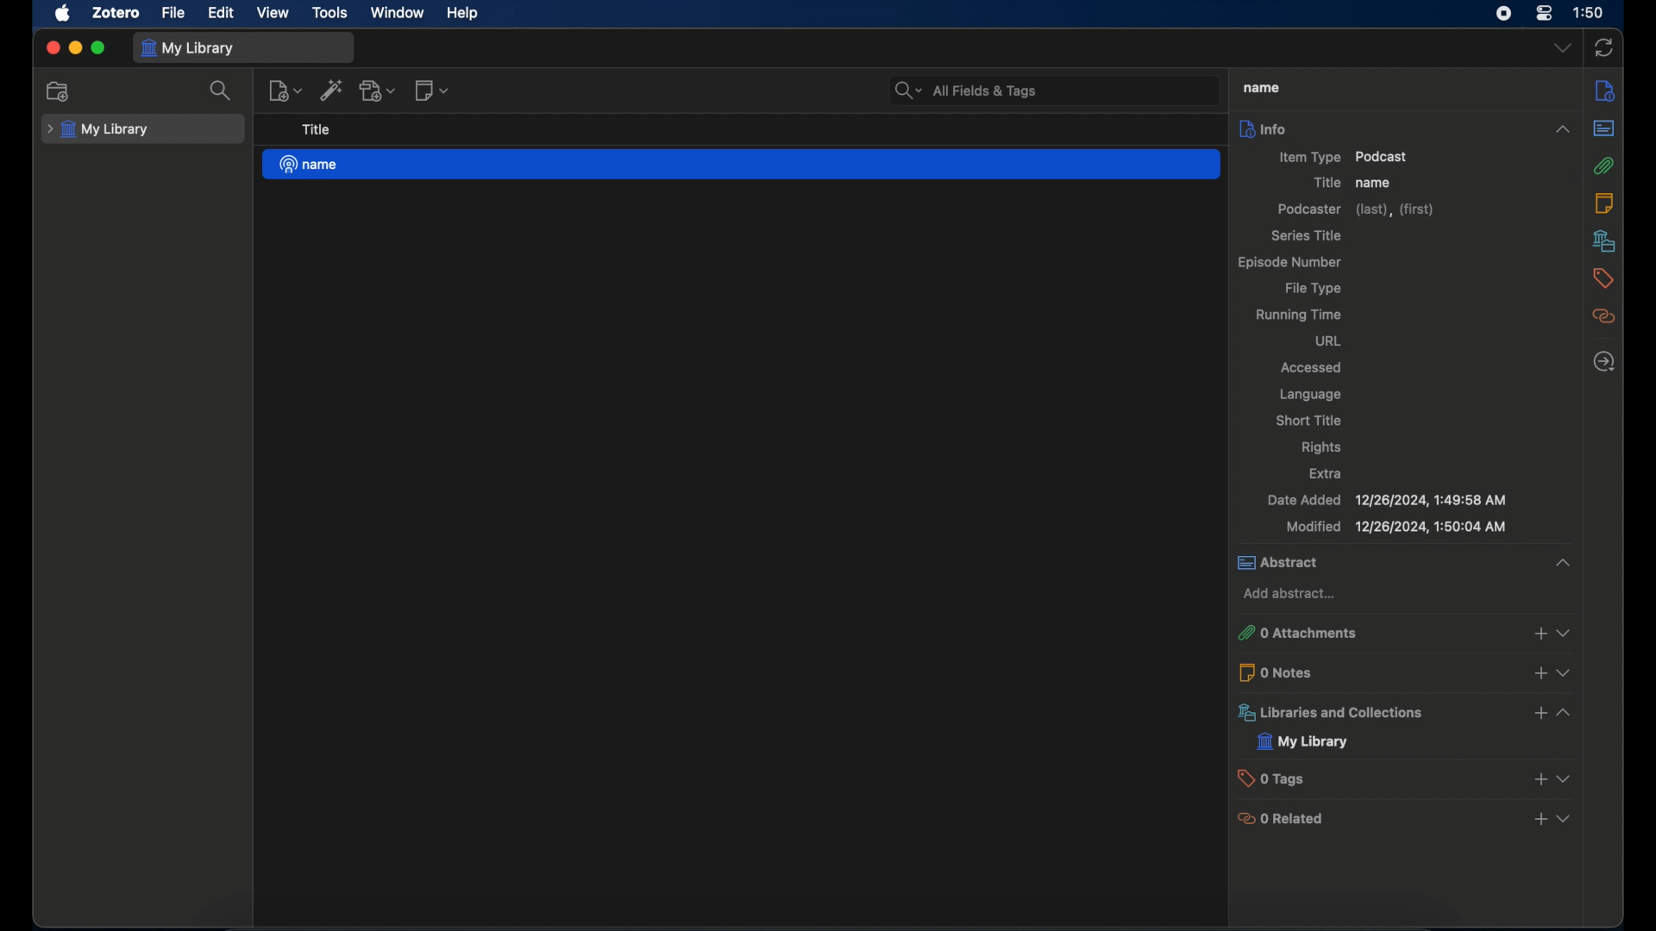  What do you see at coordinates (317, 129) in the screenshot?
I see `title ` at bounding box center [317, 129].